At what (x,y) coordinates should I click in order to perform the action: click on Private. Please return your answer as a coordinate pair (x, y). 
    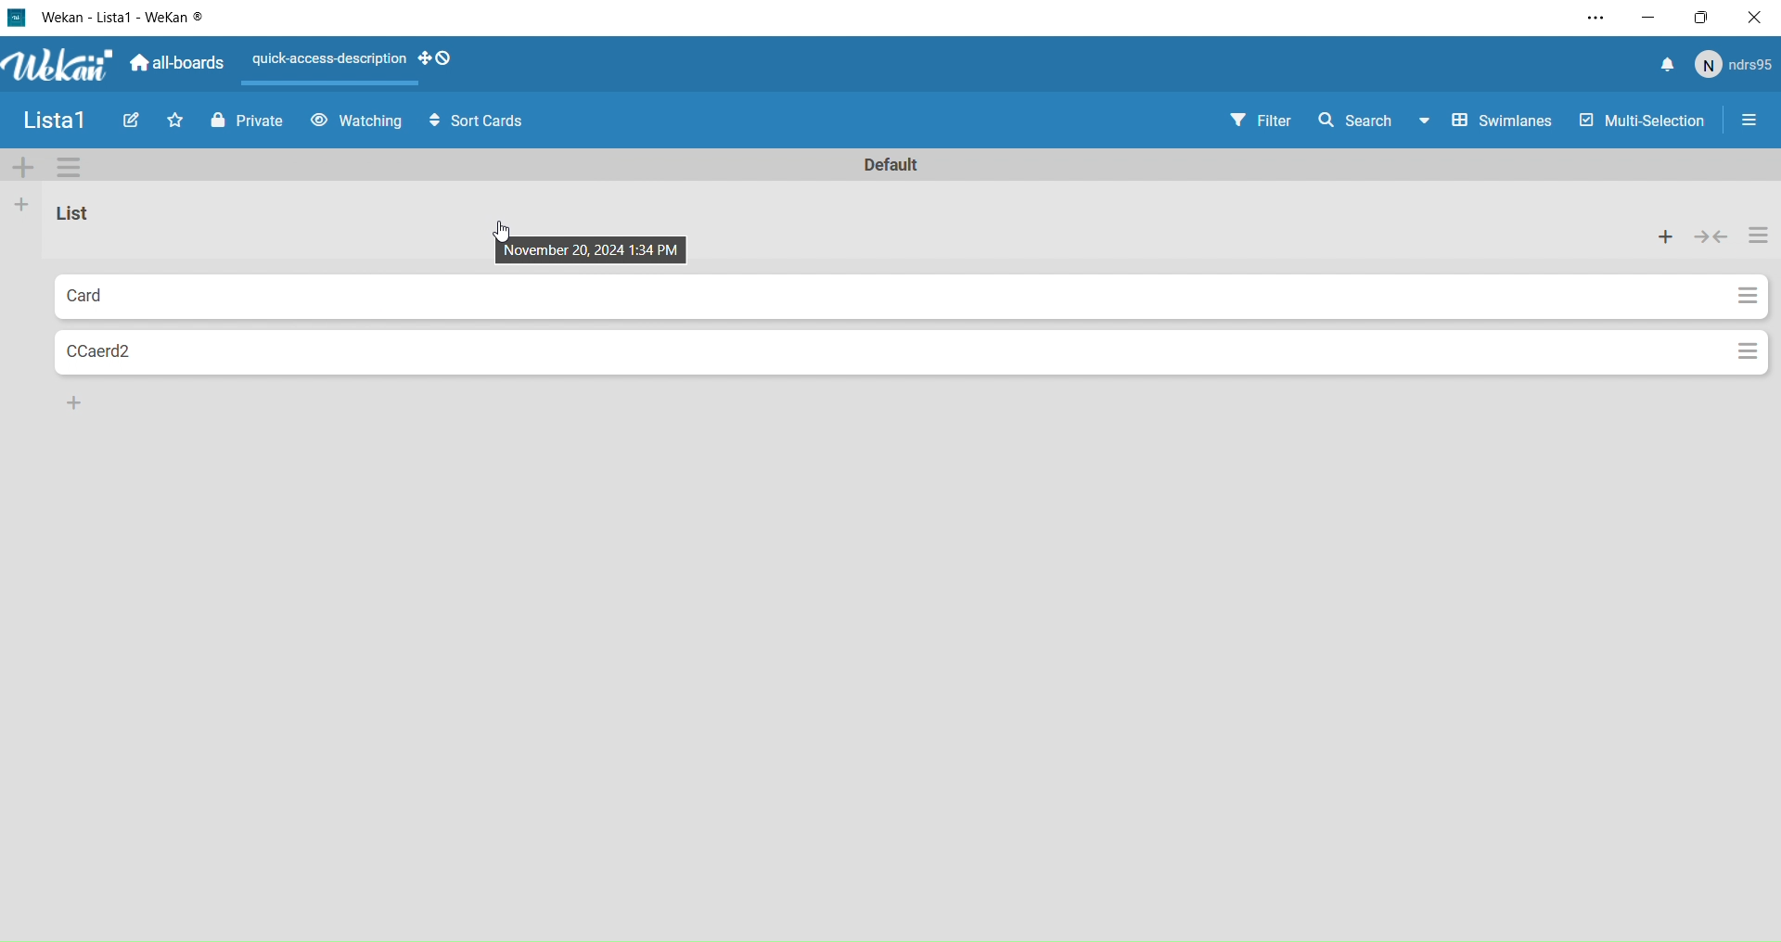
    Looking at the image, I should click on (247, 122).